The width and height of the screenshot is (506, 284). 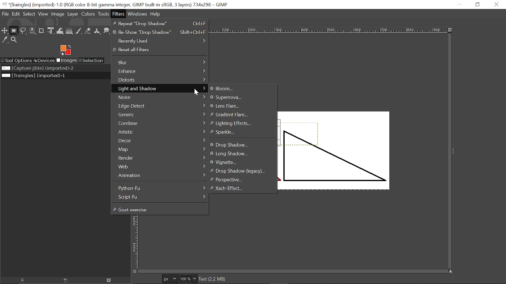 I want to click on Crop tool, so click(x=42, y=31).